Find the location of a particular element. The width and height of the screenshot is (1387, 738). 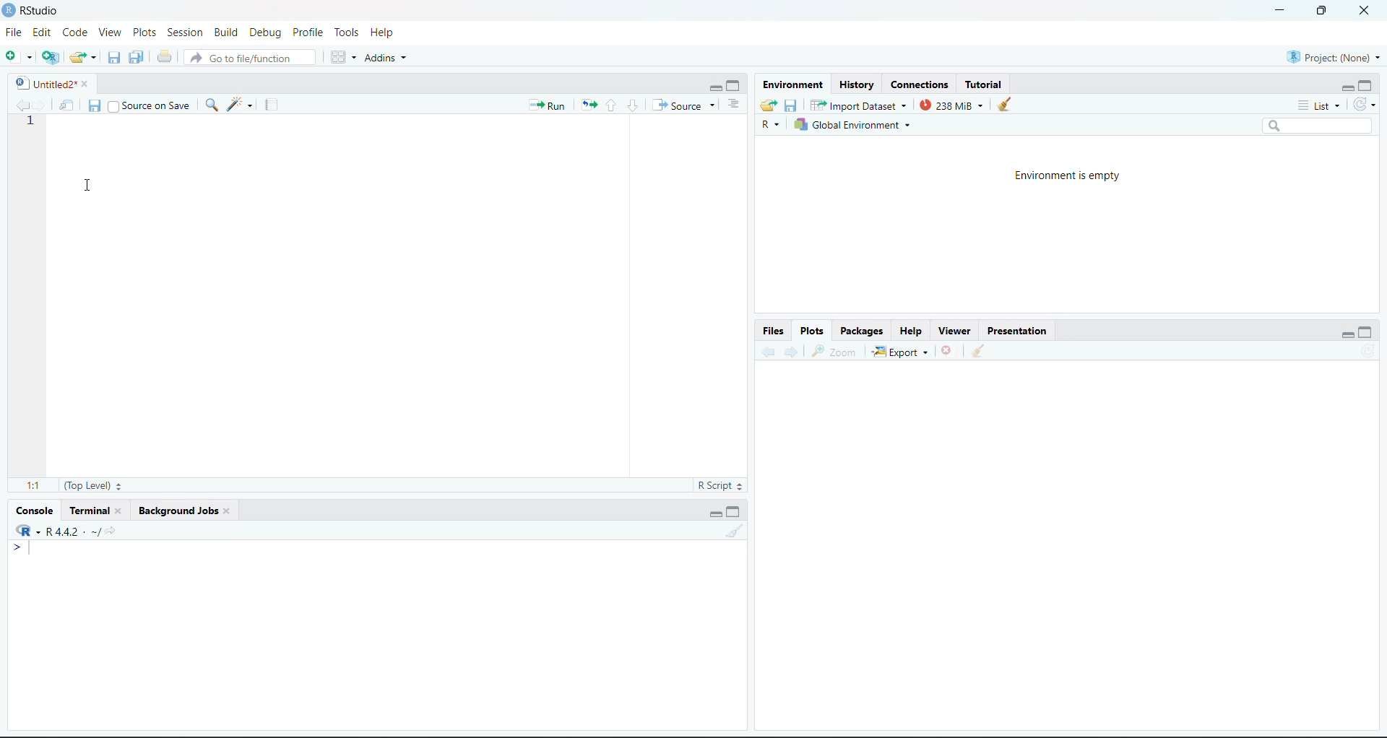

search file is located at coordinates (249, 58).